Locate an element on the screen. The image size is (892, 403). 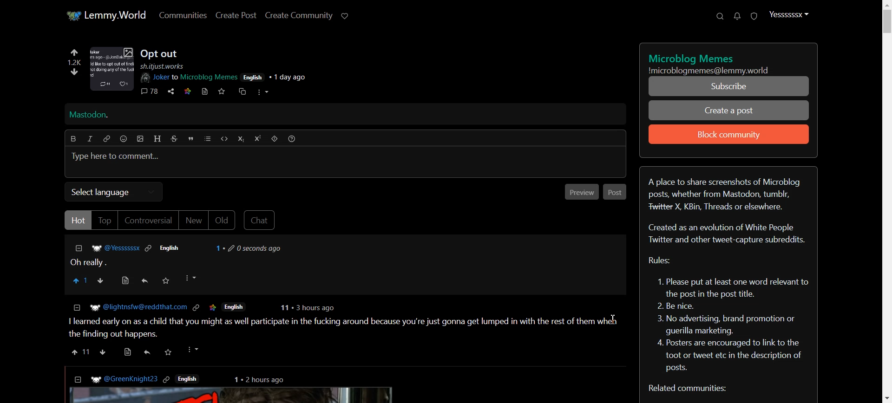
Upvote is located at coordinates (81, 281).